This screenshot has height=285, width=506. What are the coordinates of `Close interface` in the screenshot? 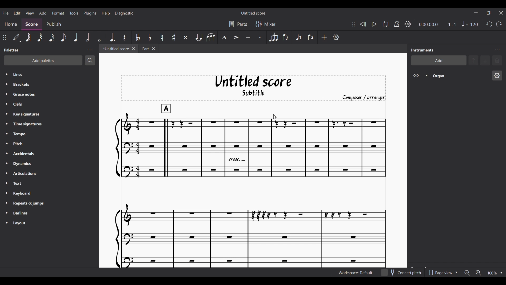 It's located at (501, 13).